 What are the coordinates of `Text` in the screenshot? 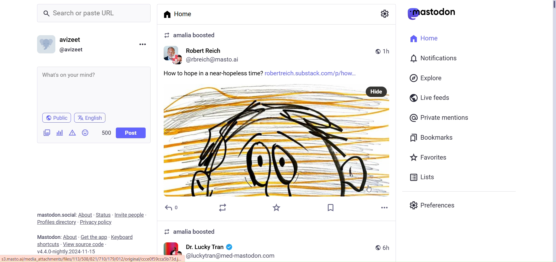 It's located at (52, 214).